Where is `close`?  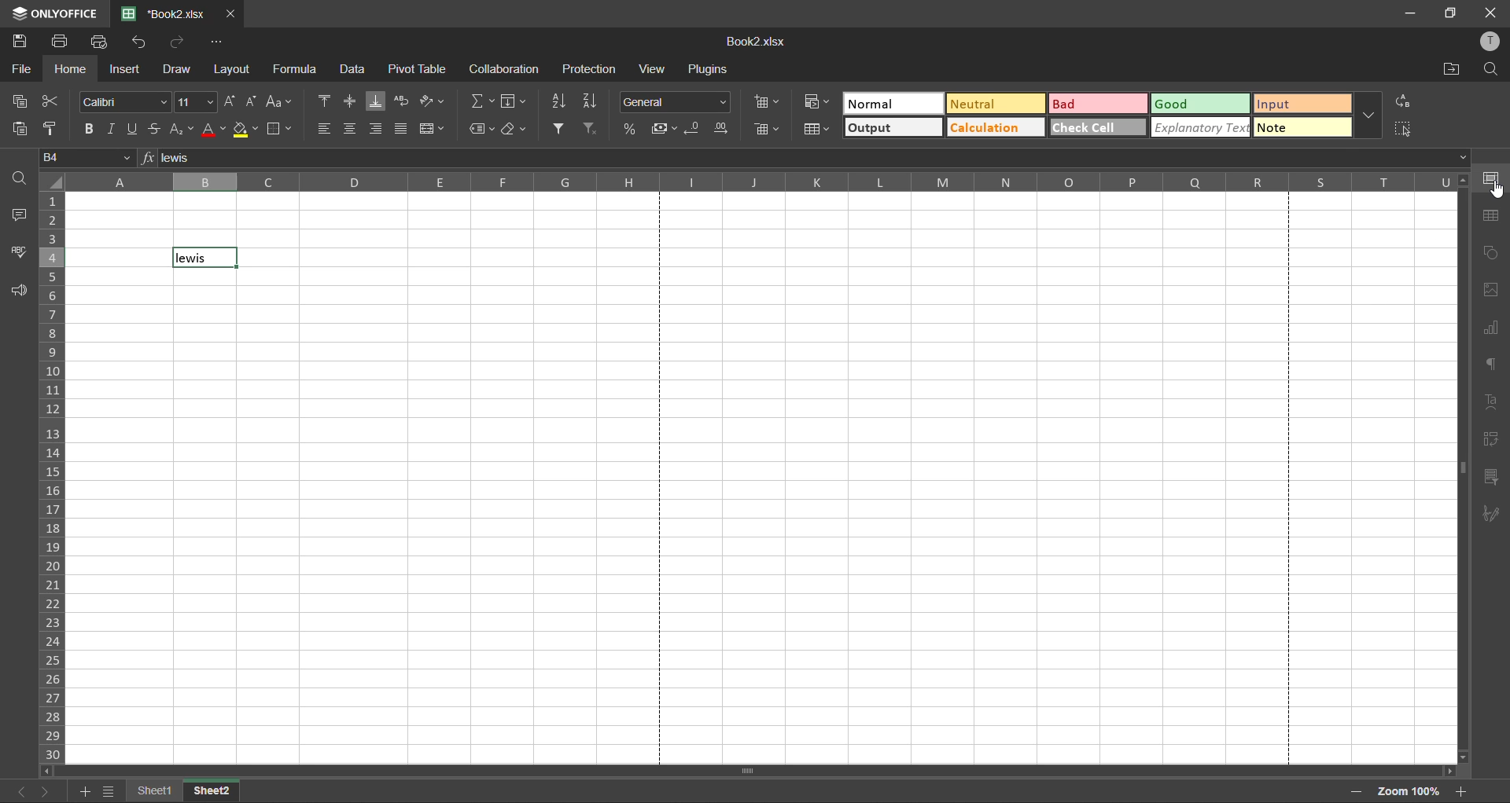
close is located at coordinates (1494, 13).